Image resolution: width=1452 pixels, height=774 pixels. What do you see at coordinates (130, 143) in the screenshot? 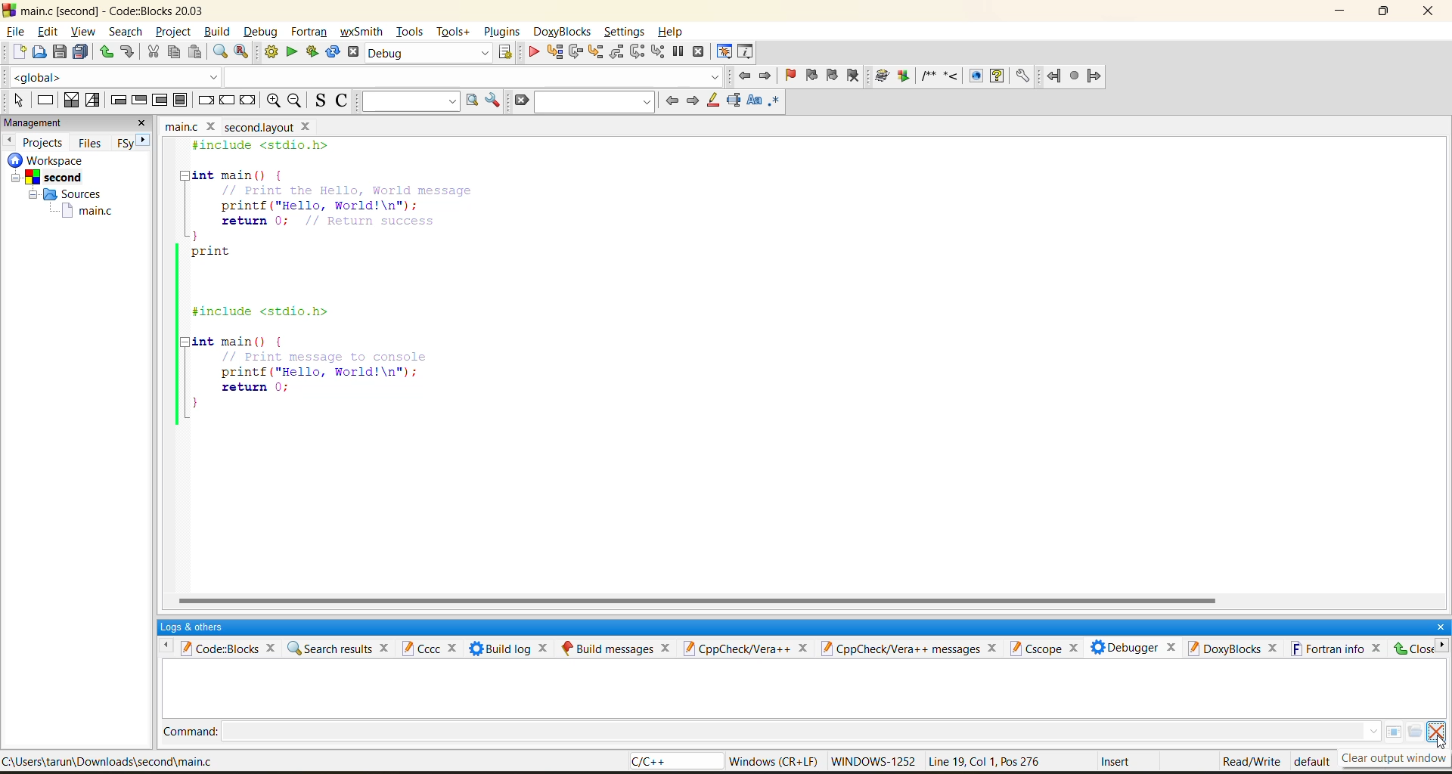
I see `FSy next` at bounding box center [130, 143].